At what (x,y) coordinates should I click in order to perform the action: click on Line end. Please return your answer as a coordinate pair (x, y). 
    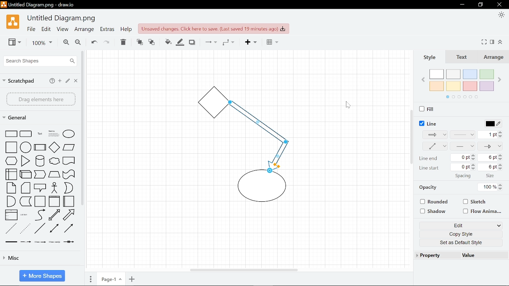
    Looking at the image, I should click on (435, 146).